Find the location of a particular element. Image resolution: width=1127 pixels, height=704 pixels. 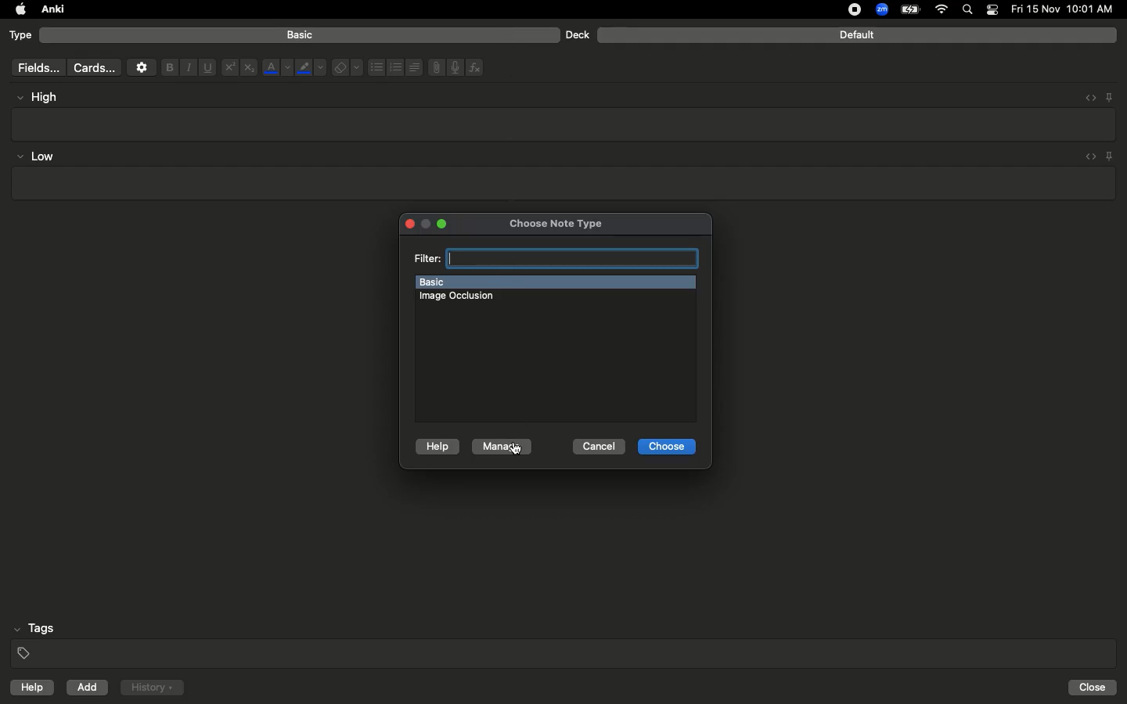

Alignment is located at coordinates (412, 66).